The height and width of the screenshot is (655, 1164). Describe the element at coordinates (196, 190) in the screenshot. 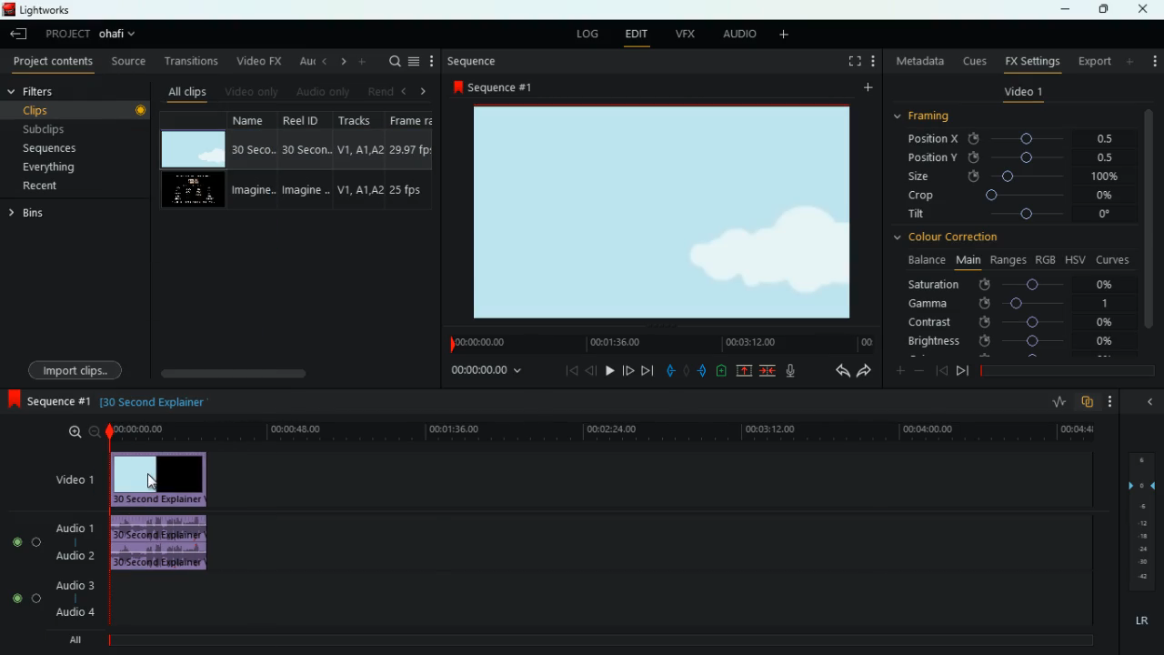

I see `video` at that location.